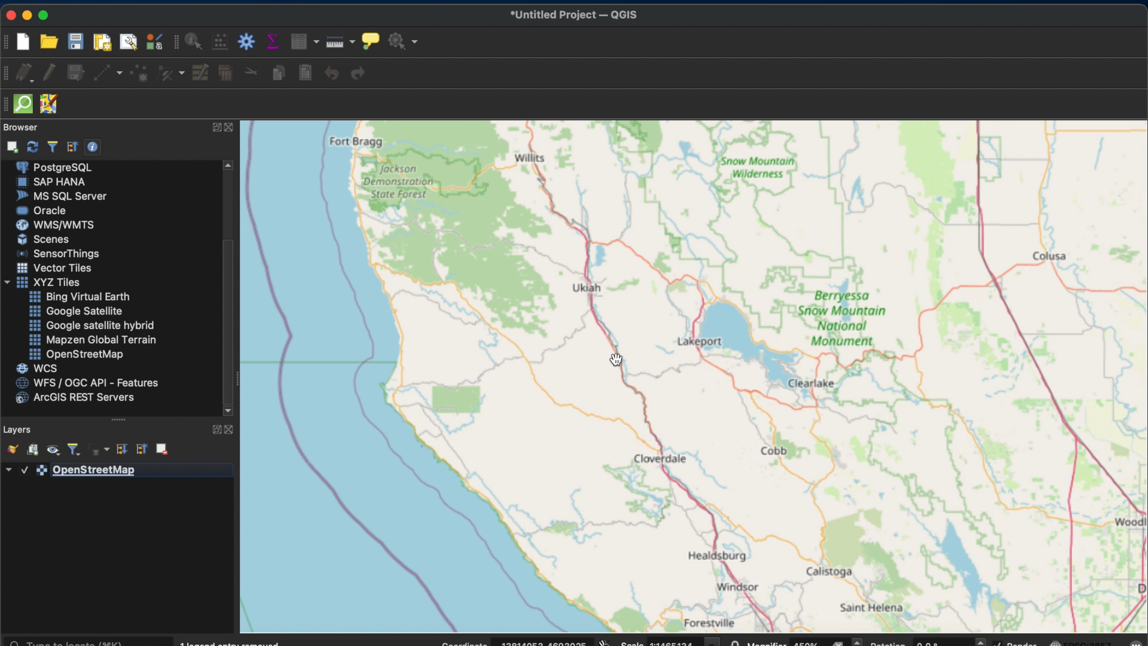 This screenshot has width=1148, height=646. What do you see at coordinates (152, 41) in the screenshot?
I see `style manager` at bounding box center [152, 41].